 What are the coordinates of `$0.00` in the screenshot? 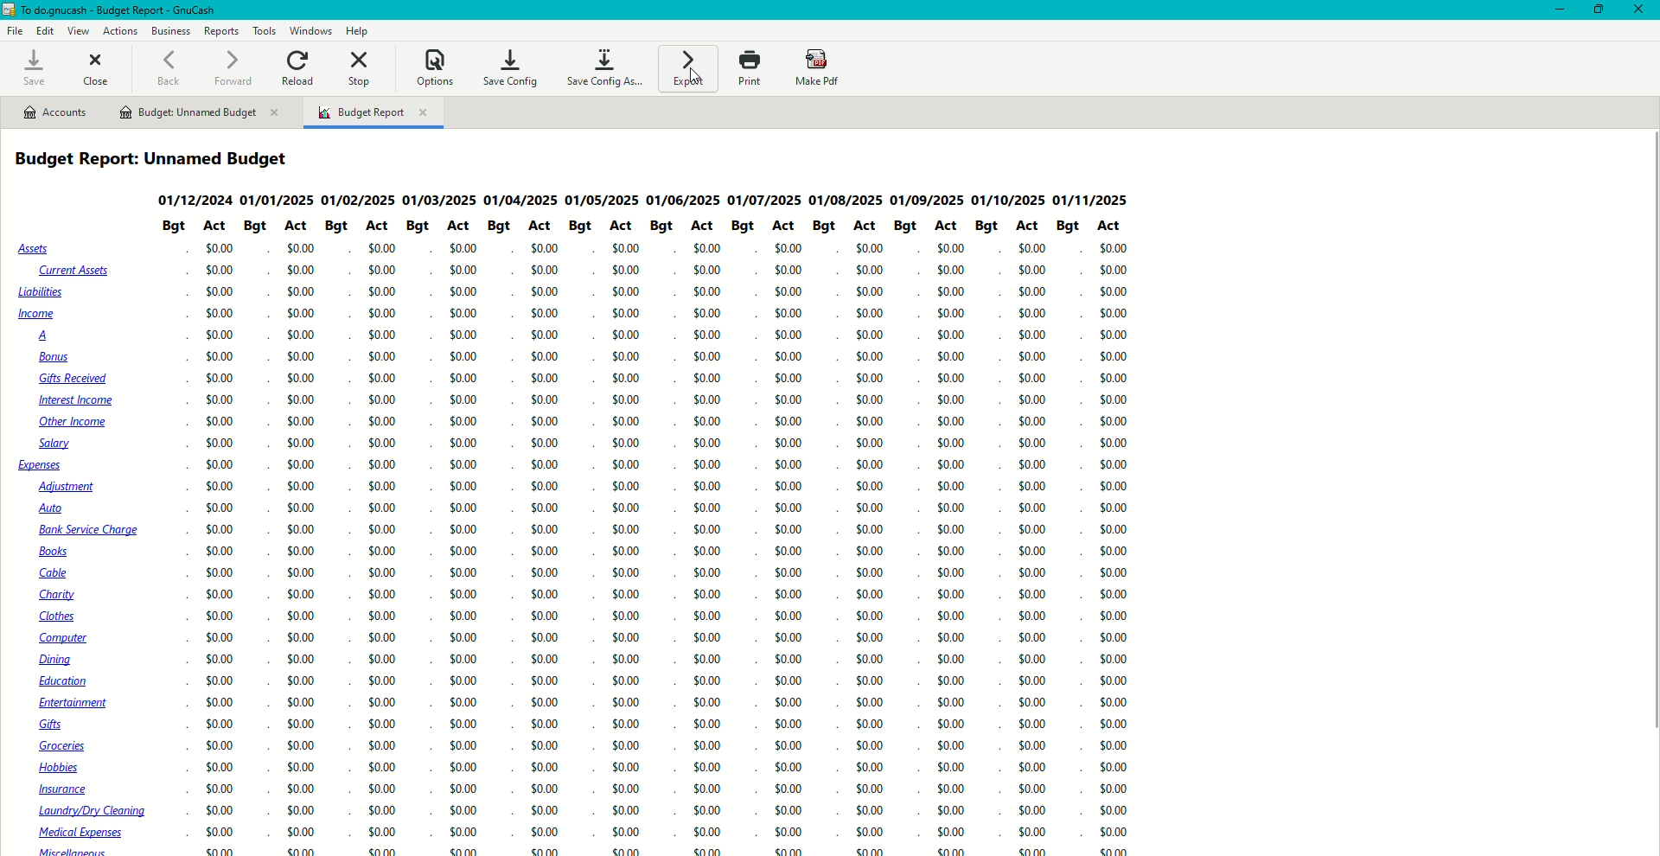 It's located at (710, 632).